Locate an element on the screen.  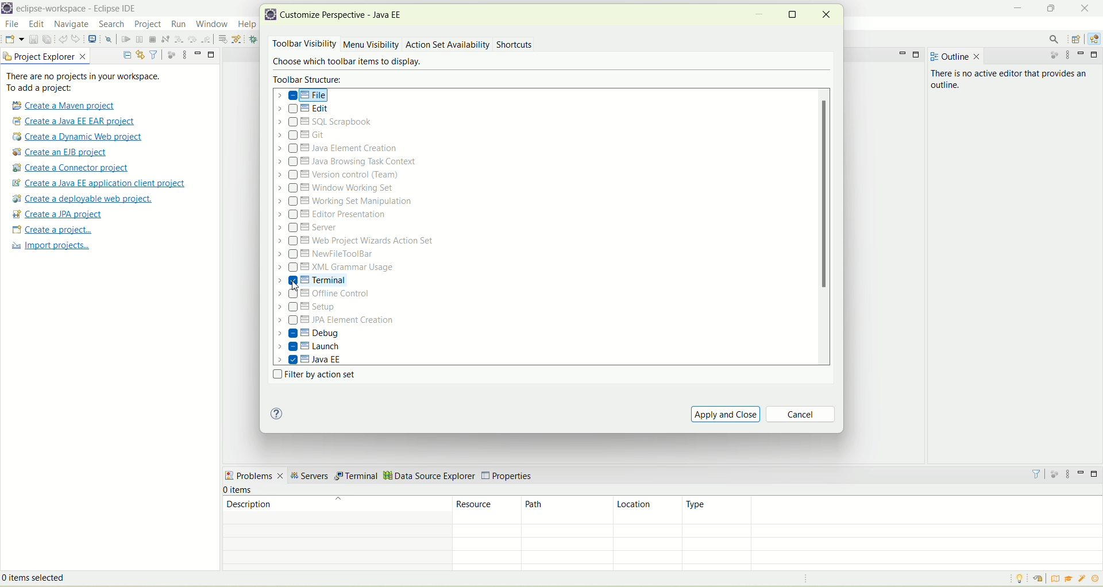
view menu is located at coordinates (184, 54).